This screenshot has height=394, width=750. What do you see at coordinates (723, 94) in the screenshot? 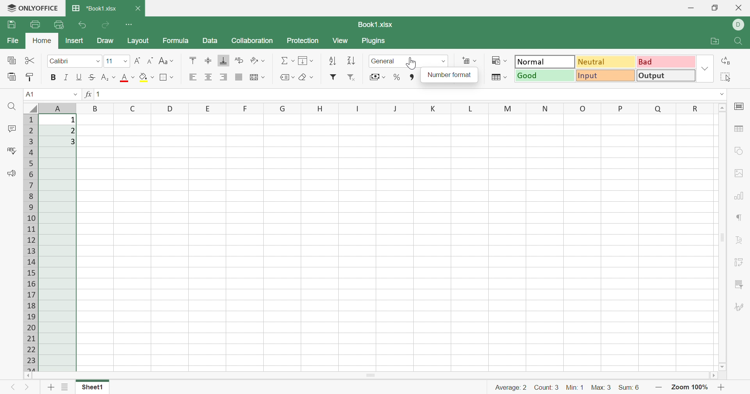
I see `Drop down` at bounding box center [723, 94].